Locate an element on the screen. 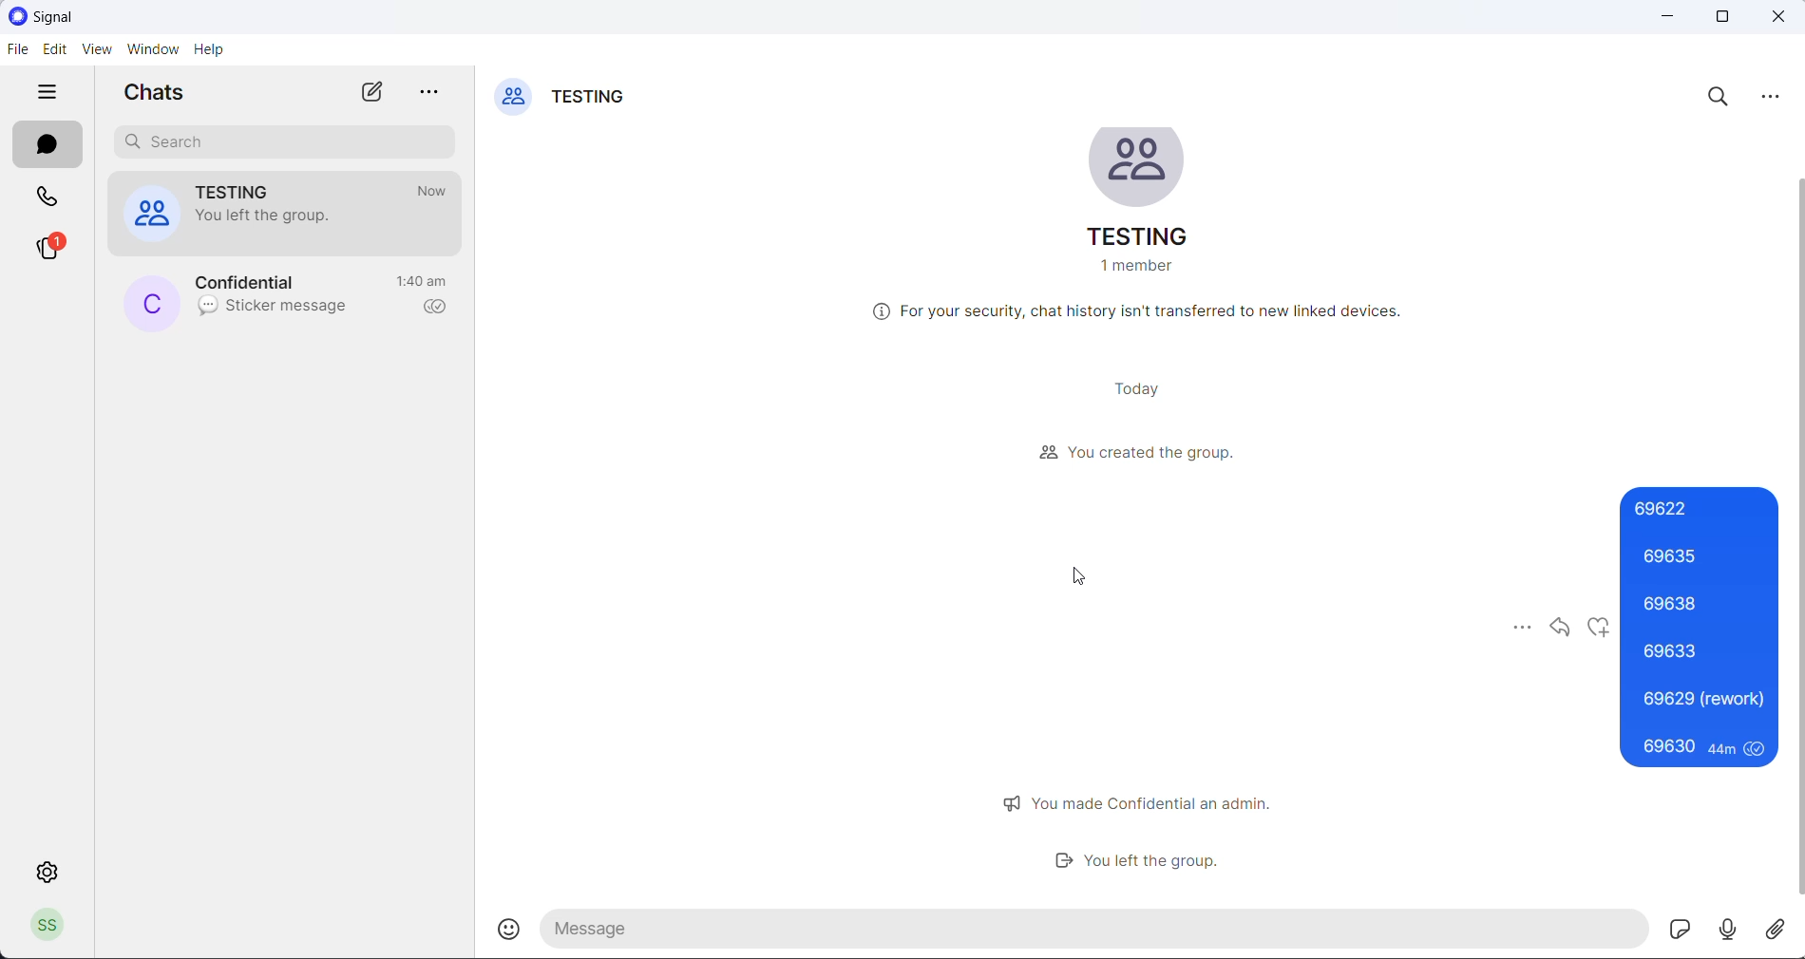  group creator is located at coordinates (1131, 456).